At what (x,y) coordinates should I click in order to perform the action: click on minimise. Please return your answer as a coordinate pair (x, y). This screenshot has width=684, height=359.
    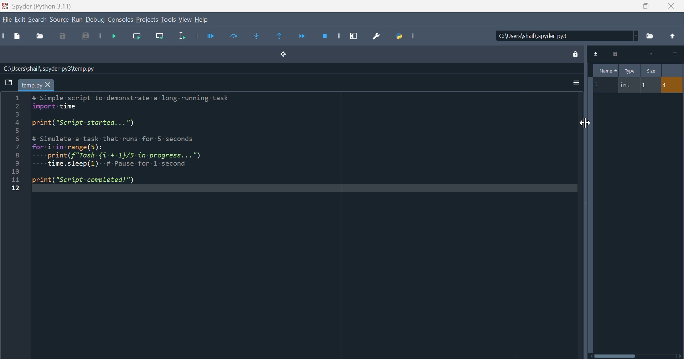
    Looking at the image, I should click on (621, 6).